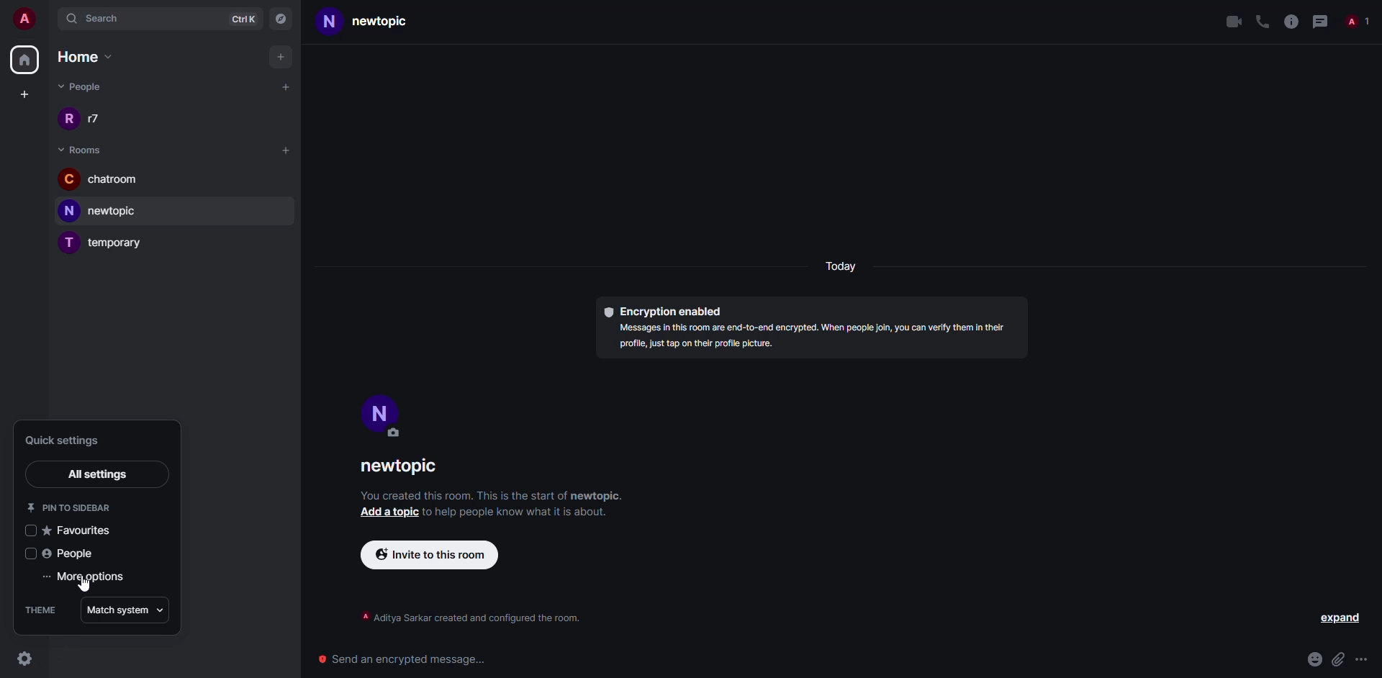 The height and width of the screenshot is (678, 1382). I want to click on home, so click(91, 56).